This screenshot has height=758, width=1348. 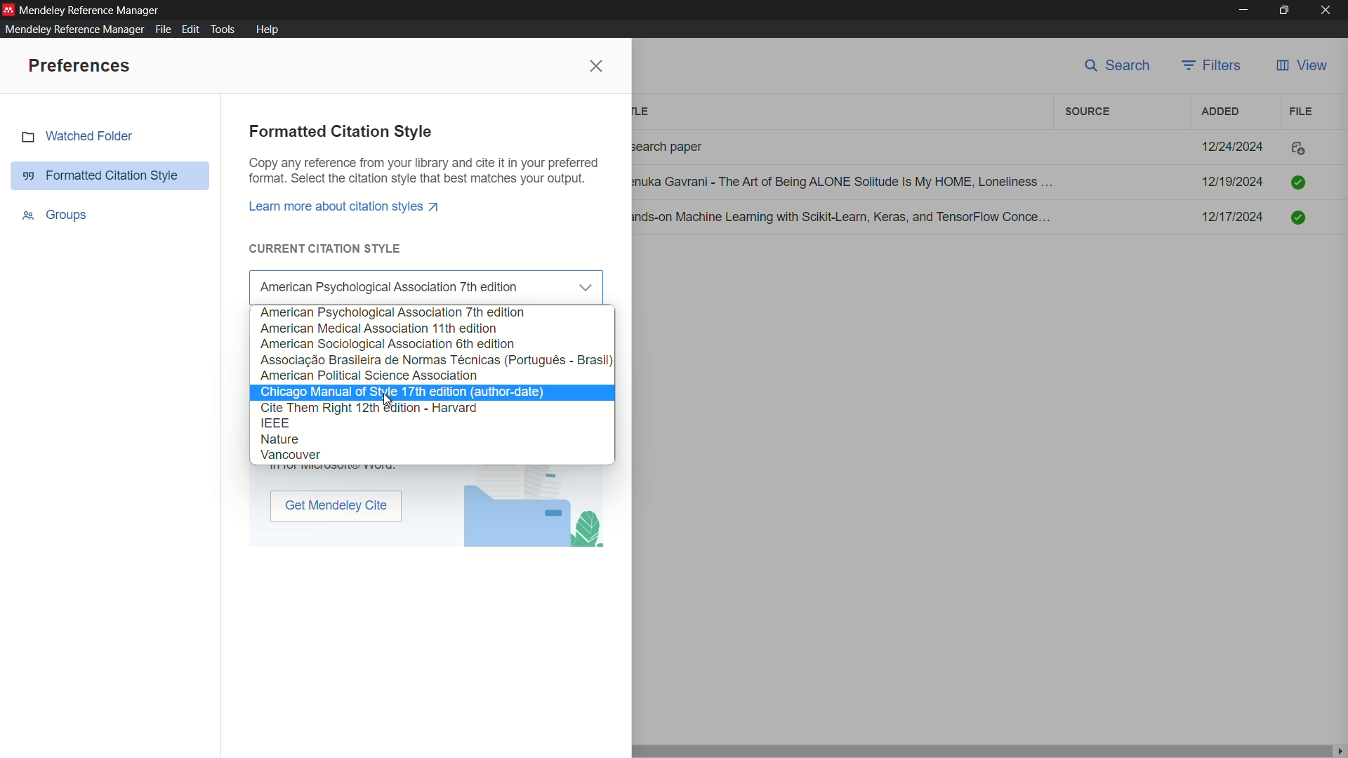 I want to click on citation styles, so click(x=407, y=390).